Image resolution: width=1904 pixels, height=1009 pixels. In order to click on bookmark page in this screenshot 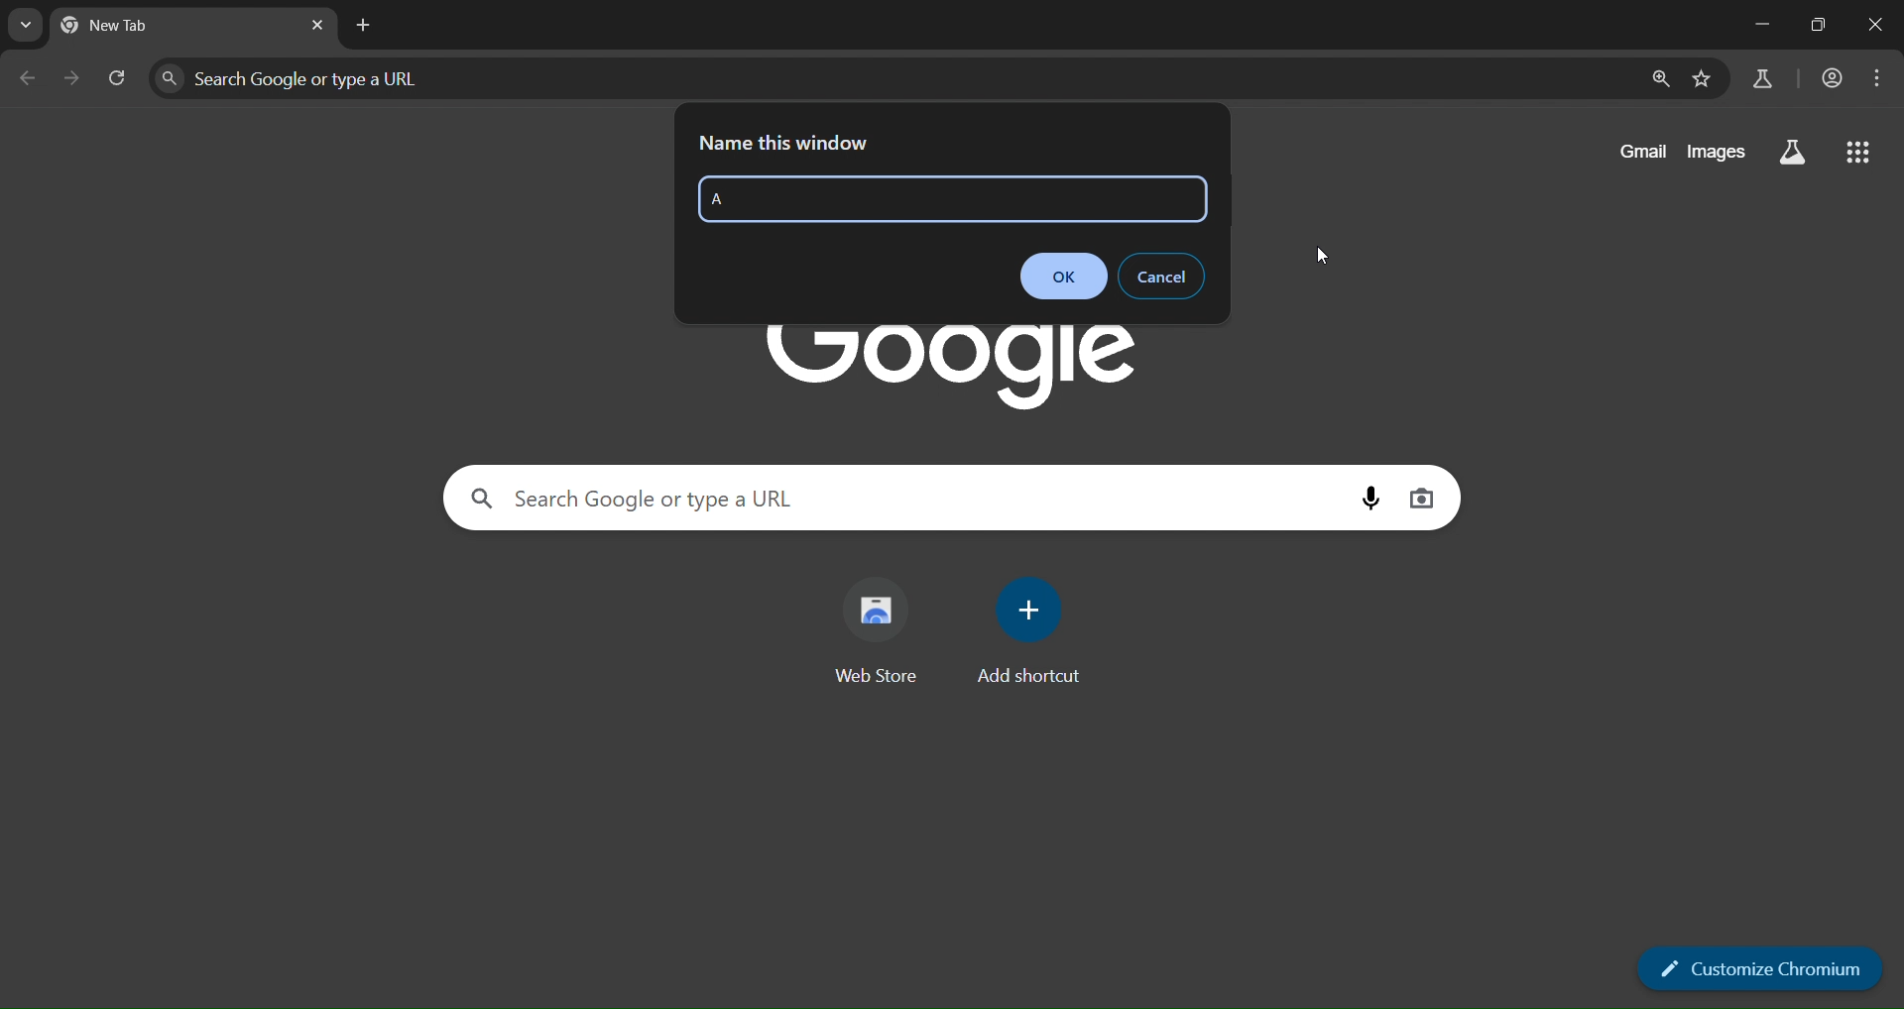, I will do `click(1705, 79)`.